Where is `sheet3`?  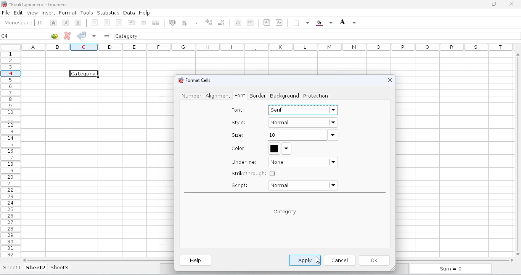 sheet3 is located at coordinates (59, 267).